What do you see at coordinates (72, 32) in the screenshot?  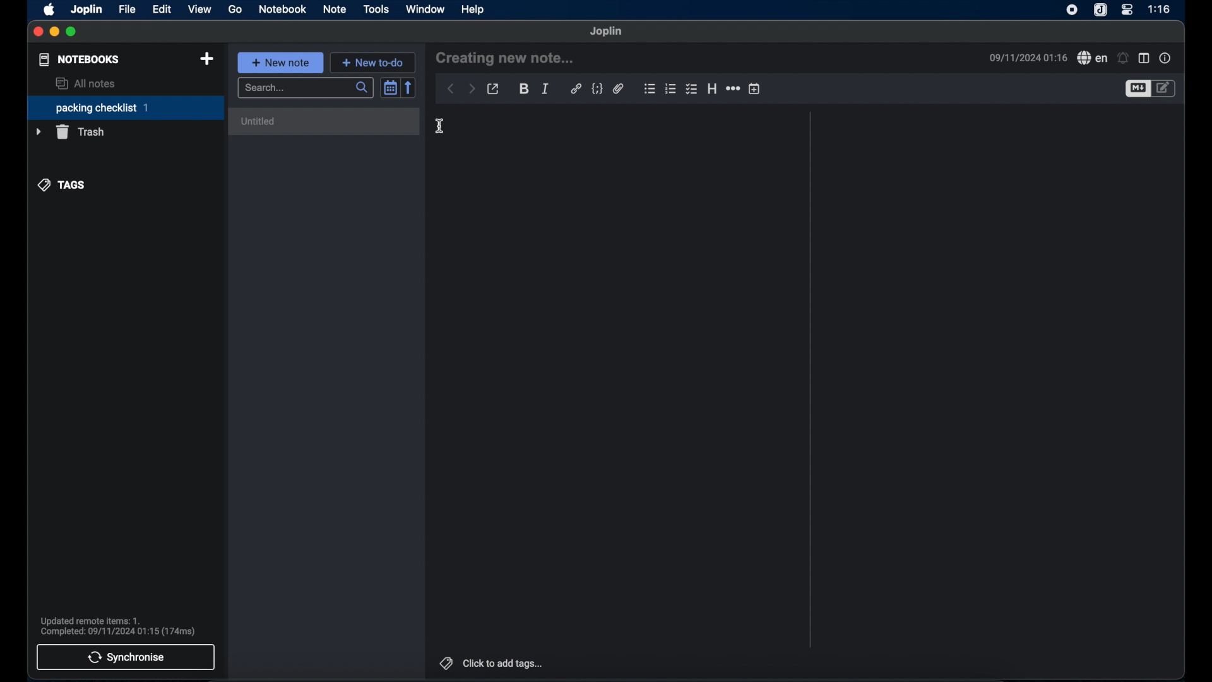 I see `maximize` at bounding box center [72, 32].